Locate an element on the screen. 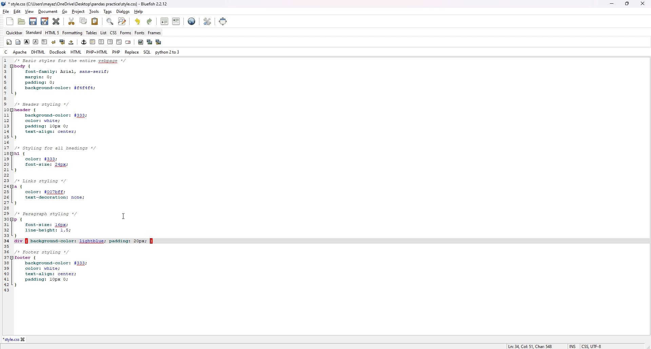 The height and width of the screenshot is (349, 651). sql is located at coordinates (147, 52).